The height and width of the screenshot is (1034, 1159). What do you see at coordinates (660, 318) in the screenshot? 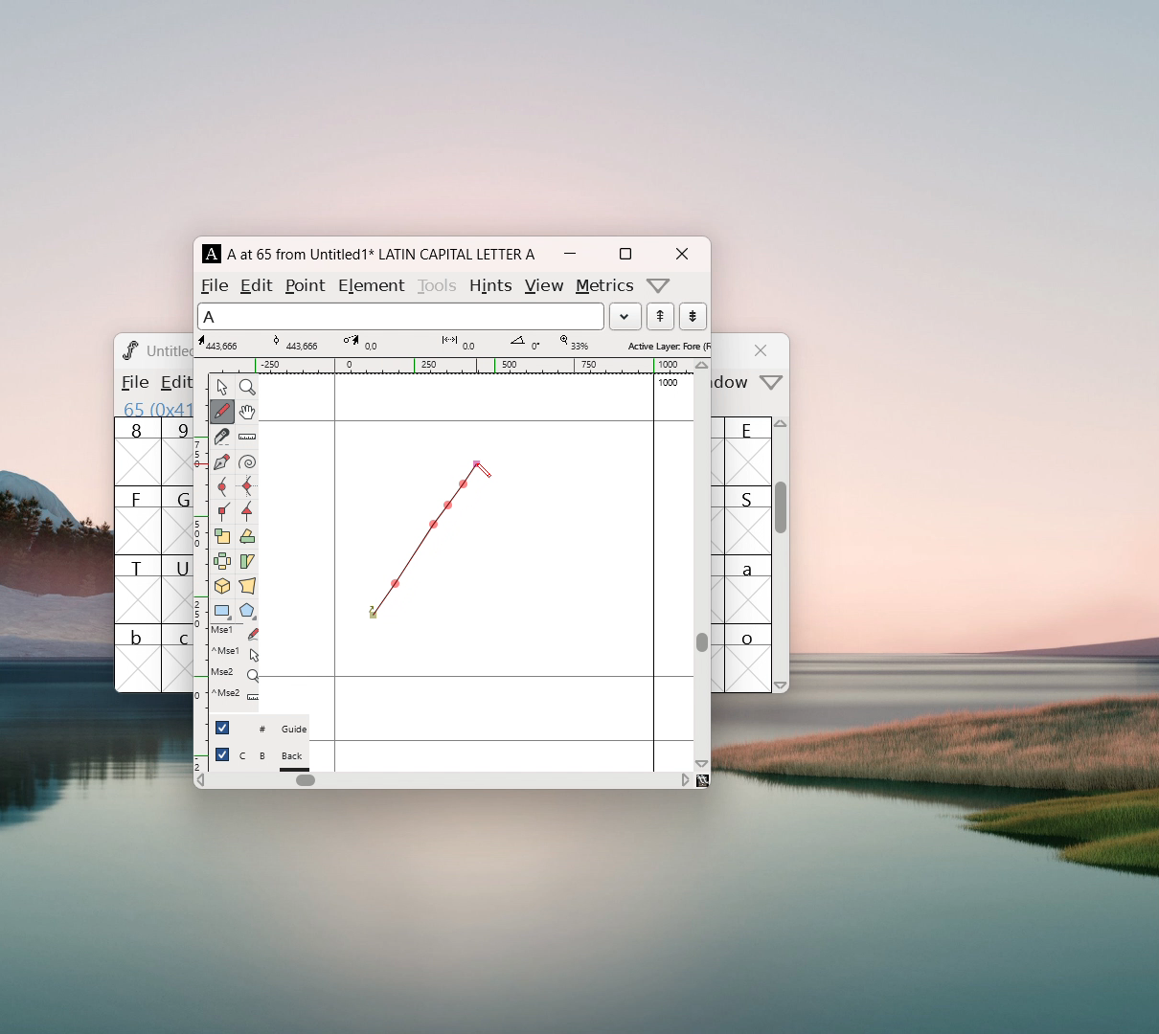
I see `show the next word in the wordlist` at bounding box center [660, 318].